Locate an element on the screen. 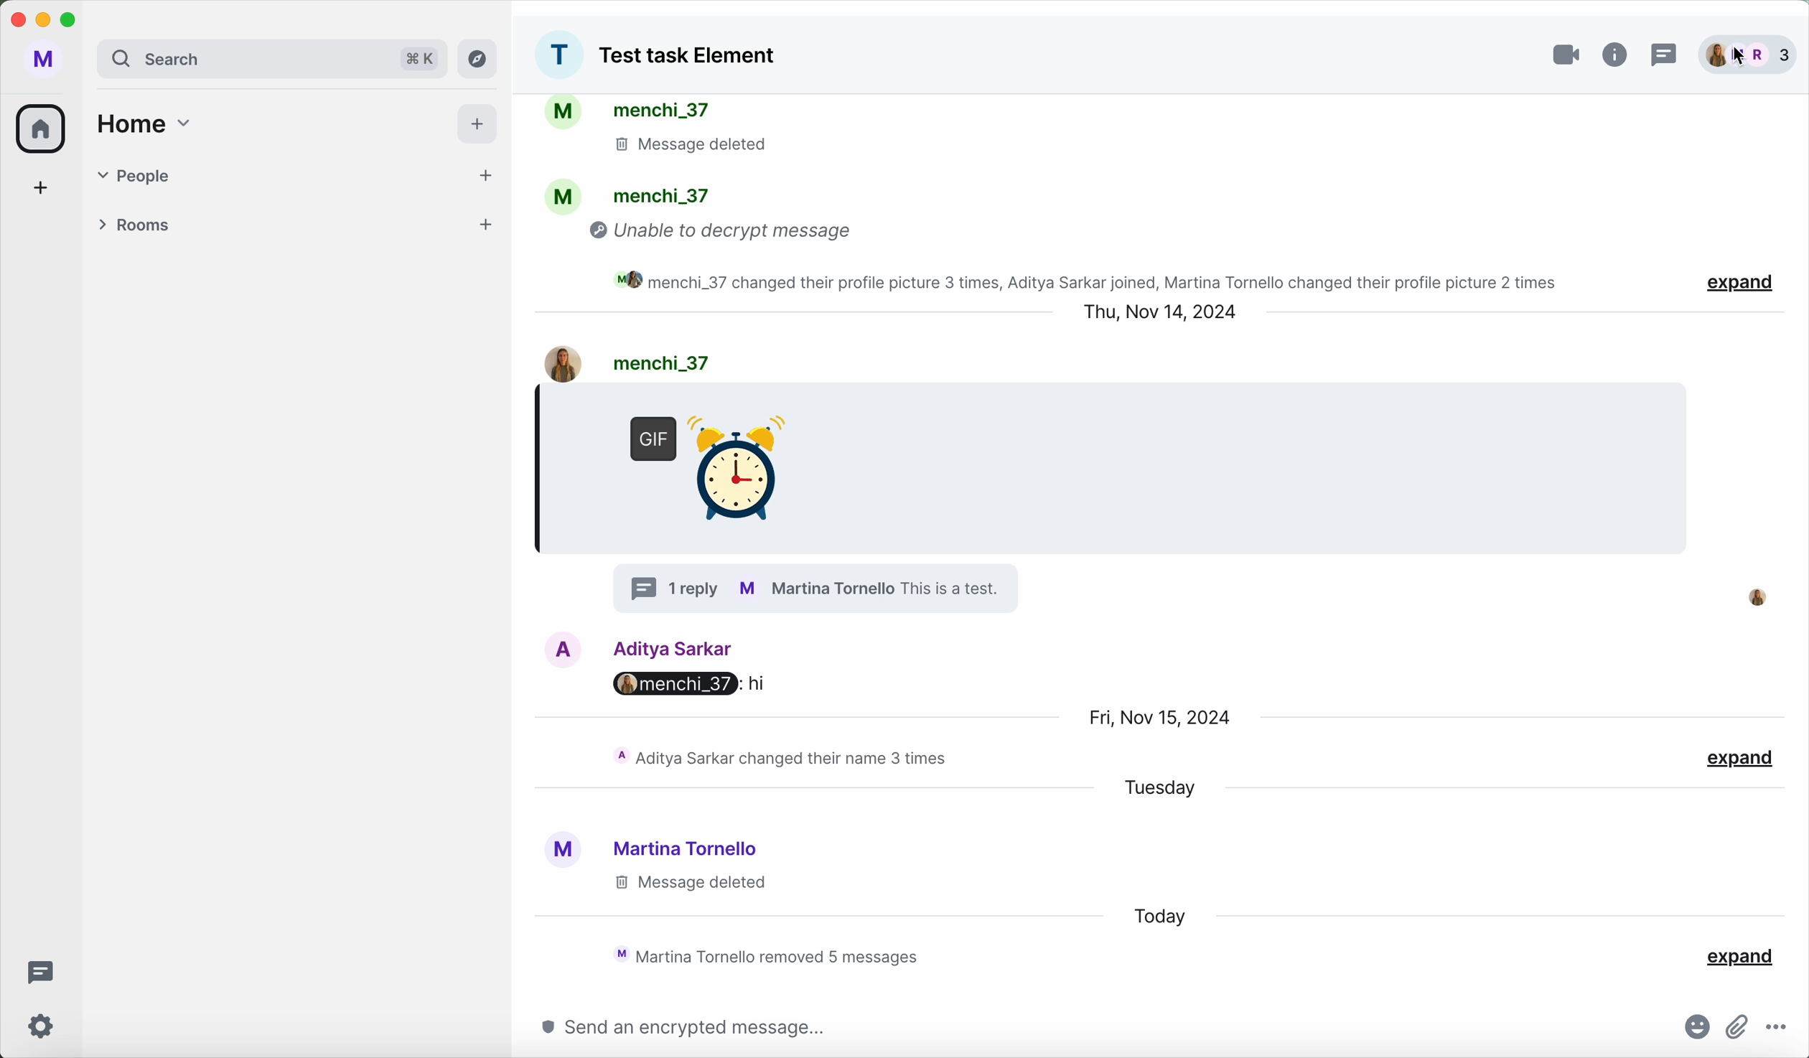 Image resolution: width=1809 pixels, height=1058 pixels. profile is located at coordinates (565, 195).